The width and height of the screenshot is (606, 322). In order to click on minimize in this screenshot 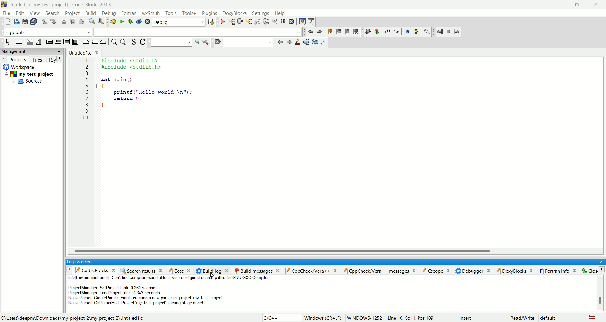, I will do `click(560, 5)`.